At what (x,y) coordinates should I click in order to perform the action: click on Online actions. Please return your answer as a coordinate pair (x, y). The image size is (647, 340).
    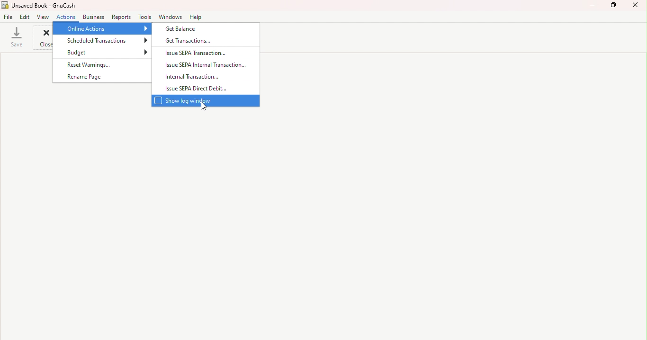
    Looking at the image, I should click on (101, 28).